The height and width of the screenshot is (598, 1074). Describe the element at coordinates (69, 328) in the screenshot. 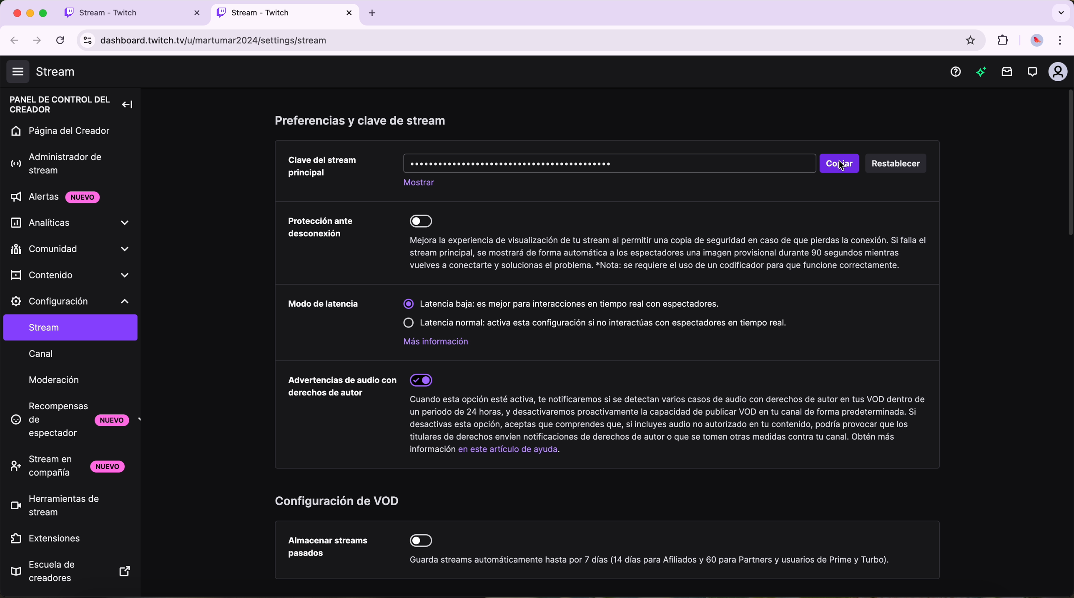

I see `stream` at that location.